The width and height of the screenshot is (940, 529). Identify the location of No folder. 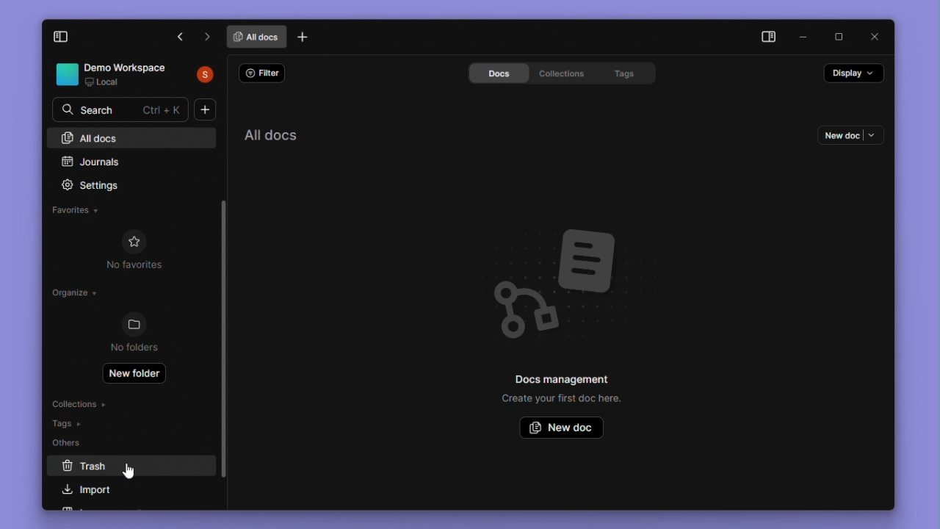
(139, 335).